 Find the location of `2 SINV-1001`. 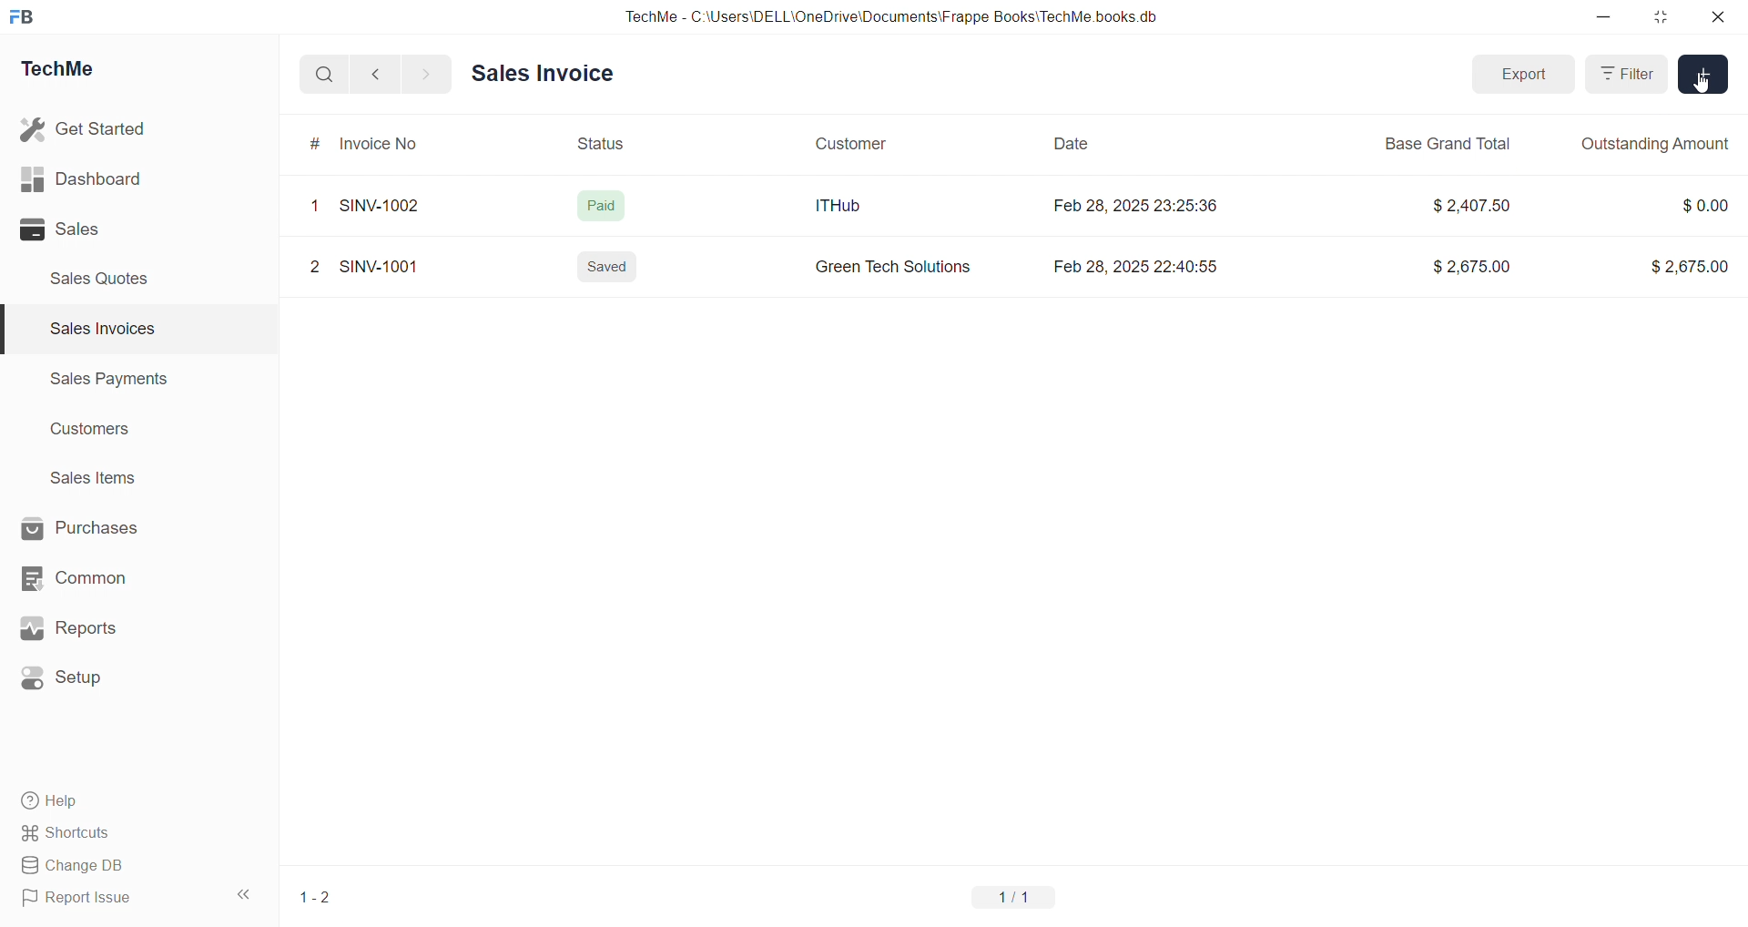

2 SINV-1001 is located at coordinates (370, 269).